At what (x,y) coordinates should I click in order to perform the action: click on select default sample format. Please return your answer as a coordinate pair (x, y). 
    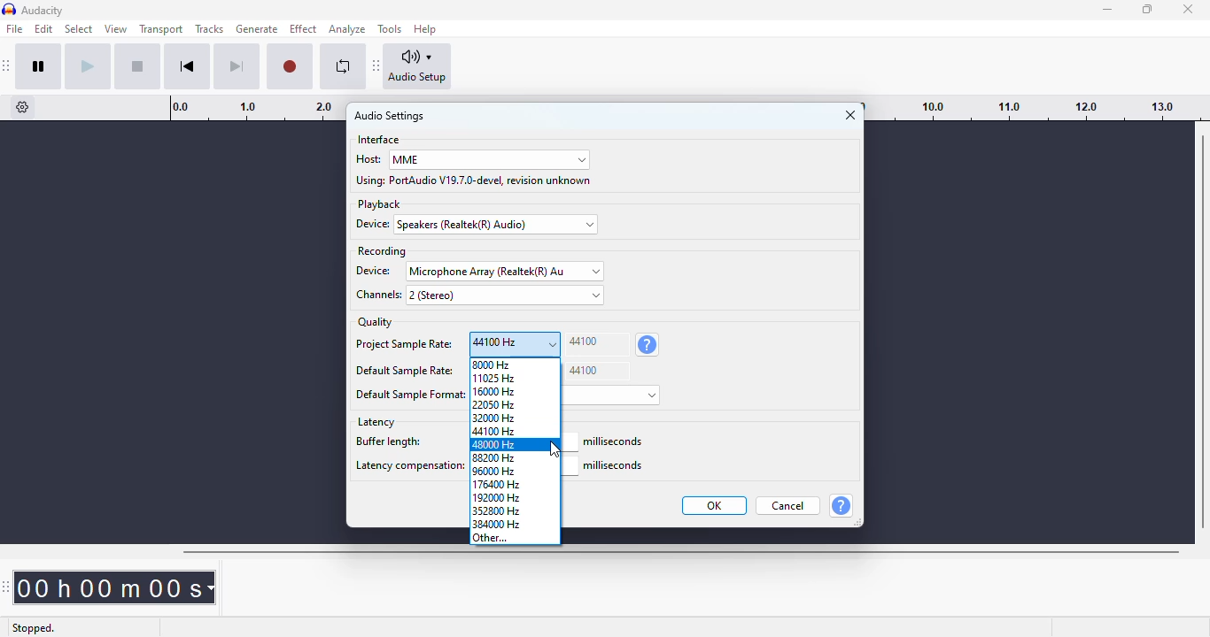
    Looking at the image, I should click on (613, 395).